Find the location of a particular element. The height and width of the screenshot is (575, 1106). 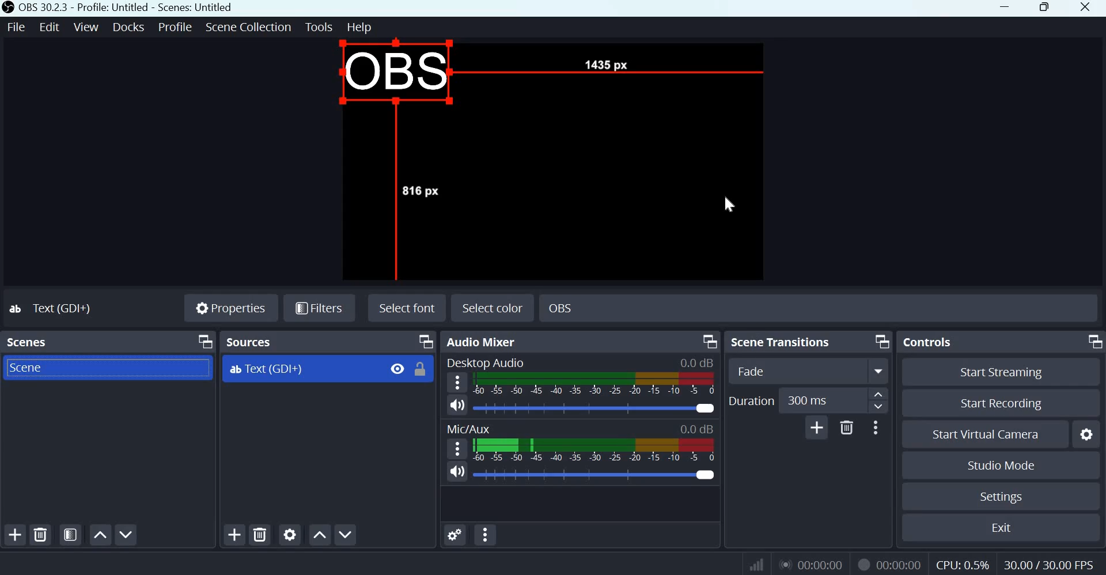

Volume Meter is located at coordinates (593, 384).